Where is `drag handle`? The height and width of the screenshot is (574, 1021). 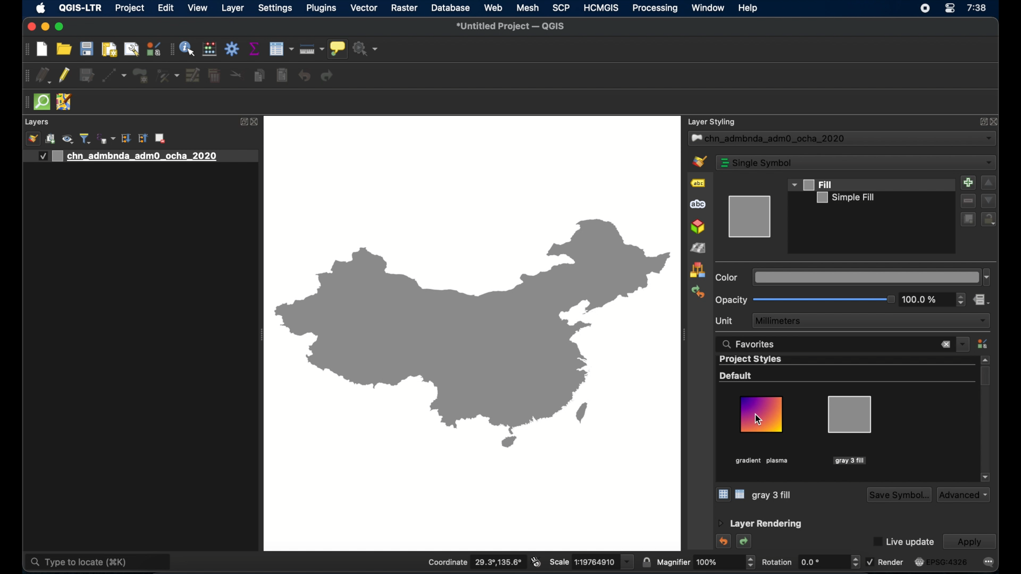 drag handle is located at coordinates (24, 103).